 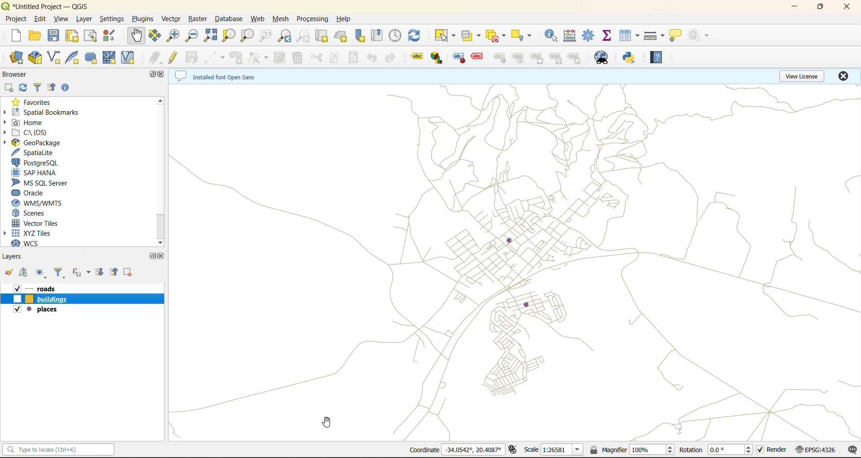 I want to click on zoom last, so click(x=285, y=36).